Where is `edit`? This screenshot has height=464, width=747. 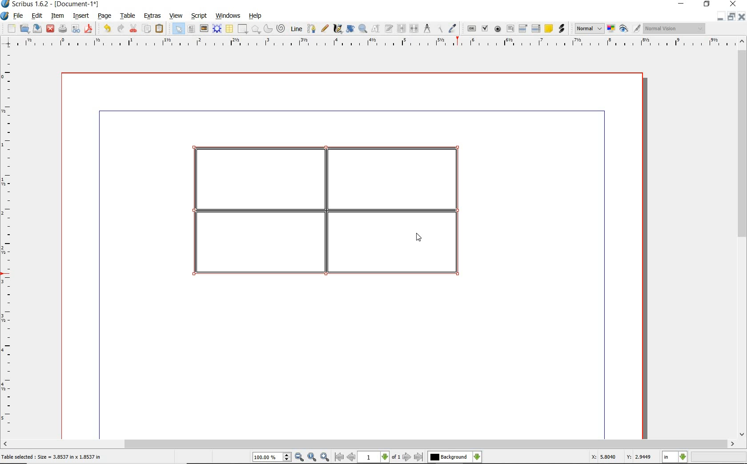
edit is located at coordinates (36, 16).